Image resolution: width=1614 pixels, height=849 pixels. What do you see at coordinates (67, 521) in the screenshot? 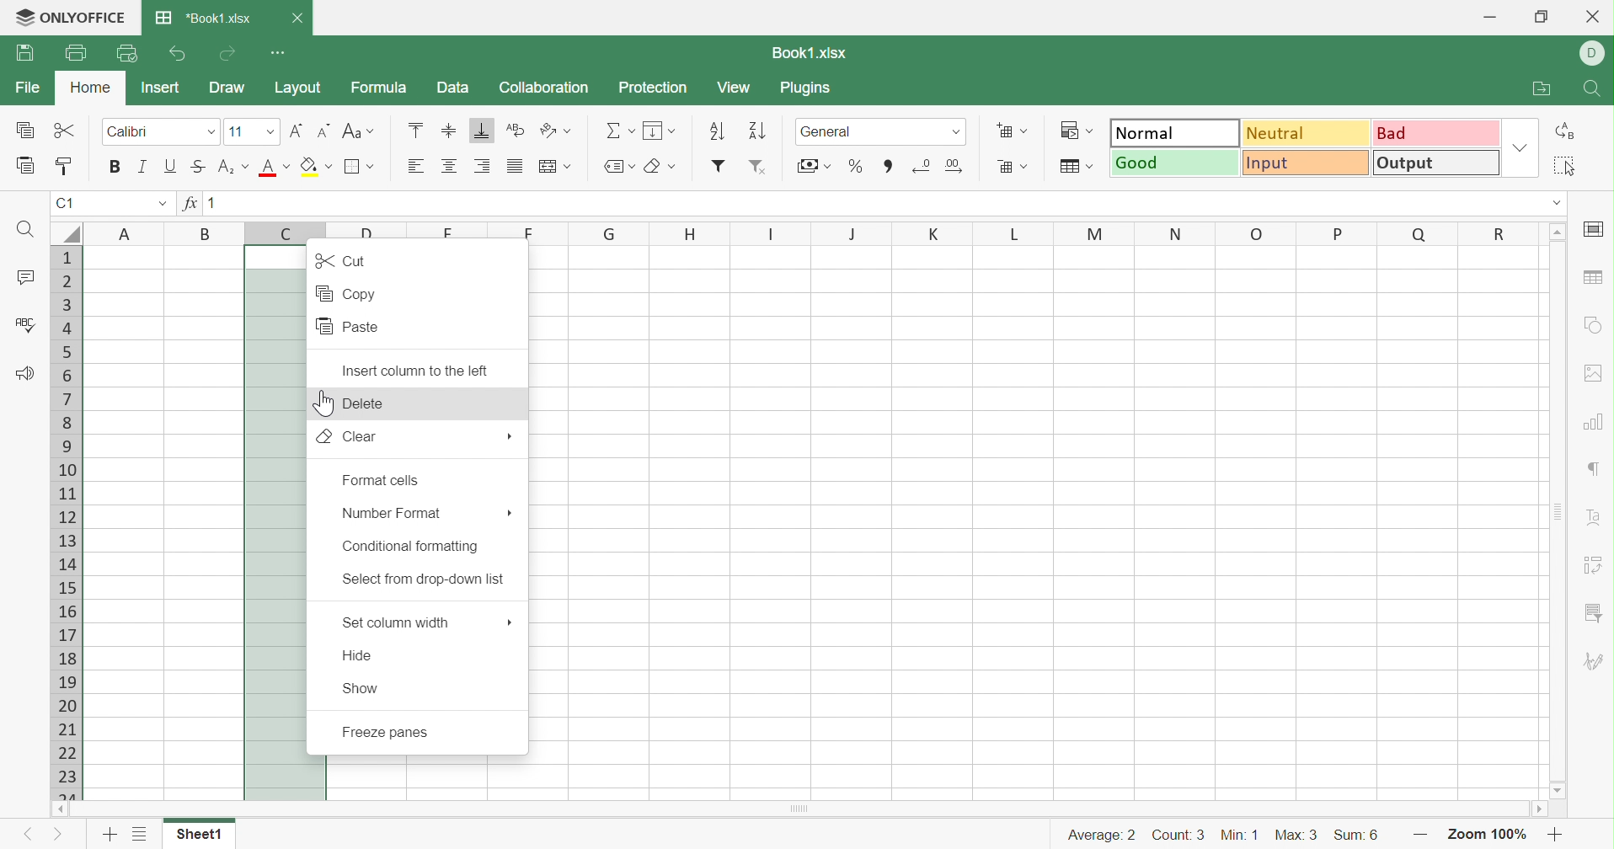
I see `Row Numbers` at bounding box center [67, 521].